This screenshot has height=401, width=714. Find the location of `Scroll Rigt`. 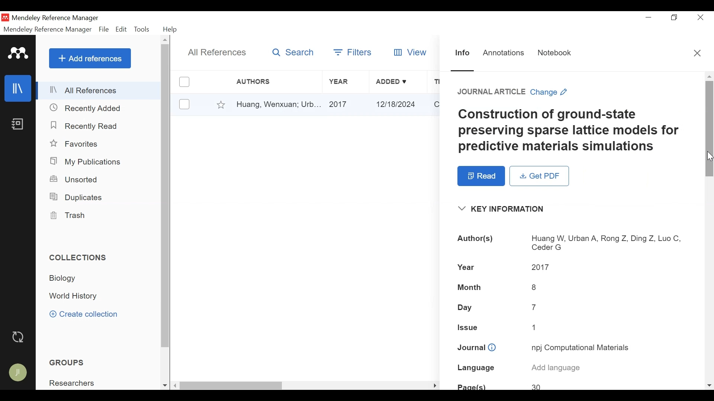

Scroll Rigt is located at coordinates (434, 386).